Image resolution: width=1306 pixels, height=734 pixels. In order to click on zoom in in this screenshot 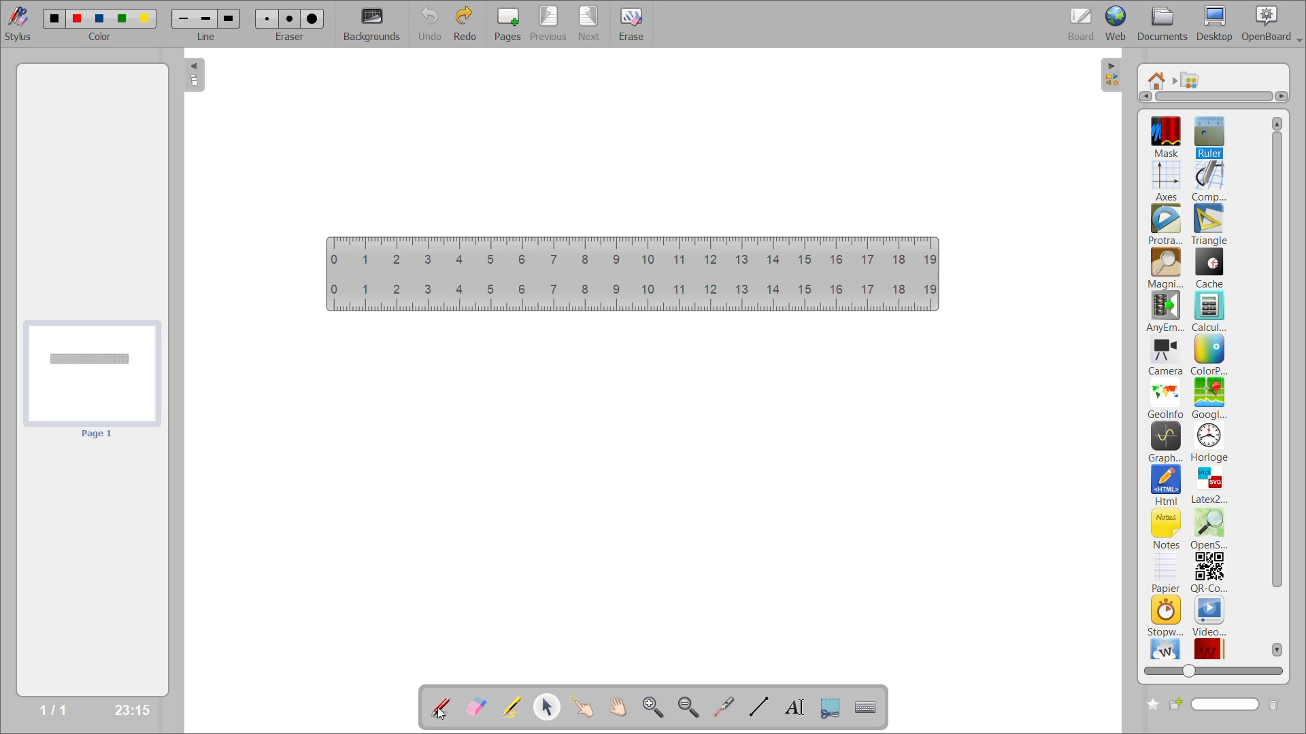, I will do `click(656, 707)`.